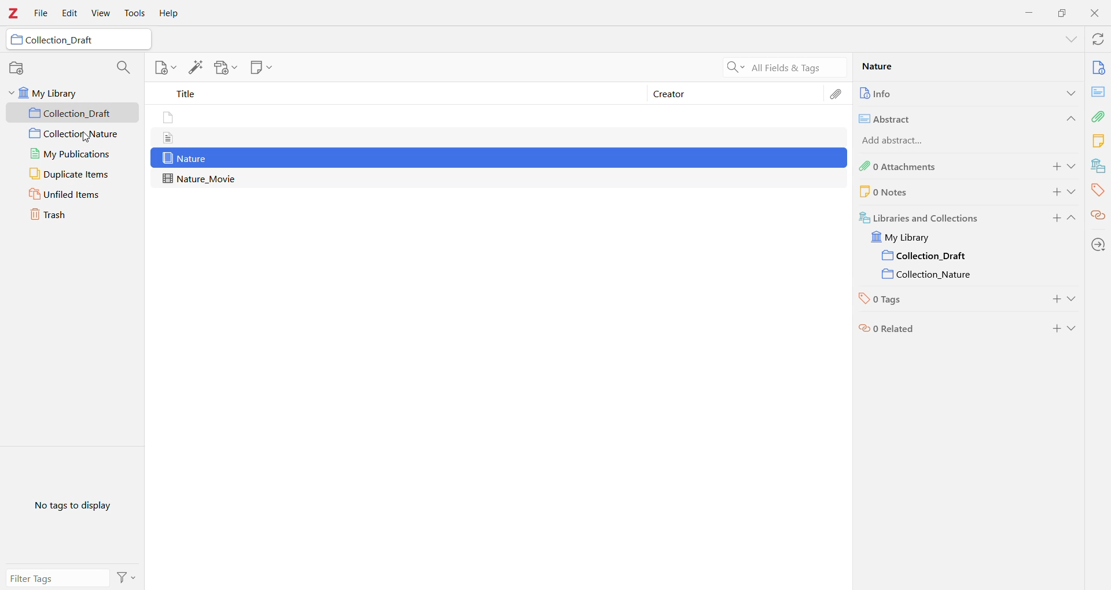  Describe the element at coordinates (500, 158) in the screenshot. I see `Nature` at that location.